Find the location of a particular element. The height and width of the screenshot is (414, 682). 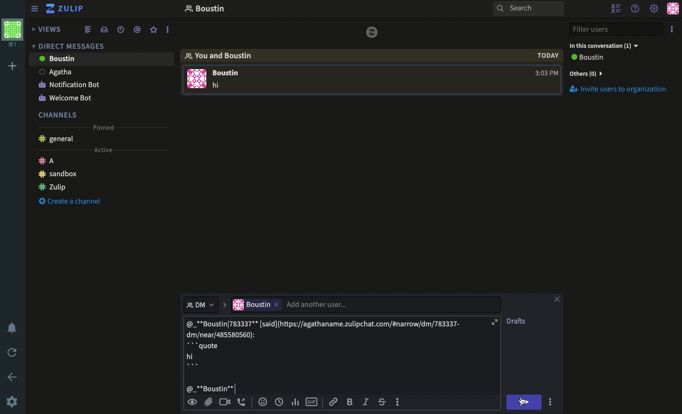

Link is located at coordinates (333, 402).